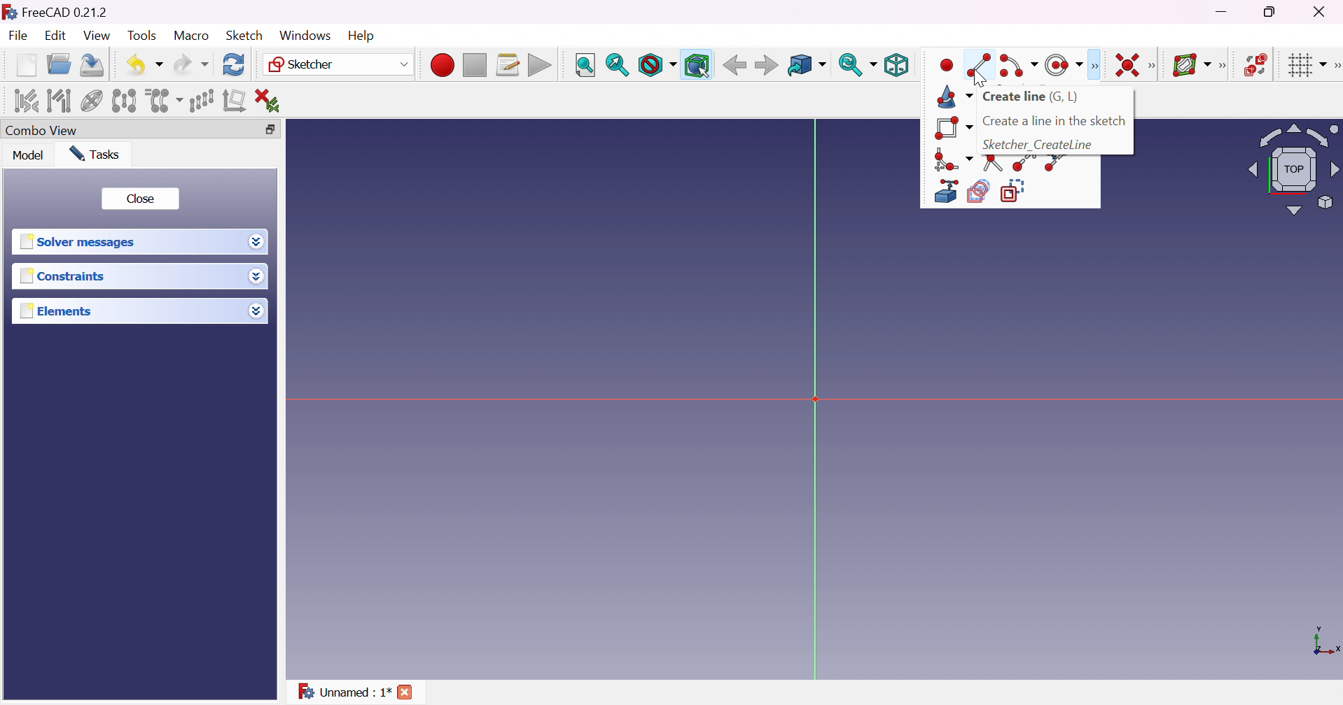 The height and width of the screenshot is (705, 1343). What do you see at coordinates (257, 242) in the screenshot?
I see `Drop down` at bounding box center [257, 242].